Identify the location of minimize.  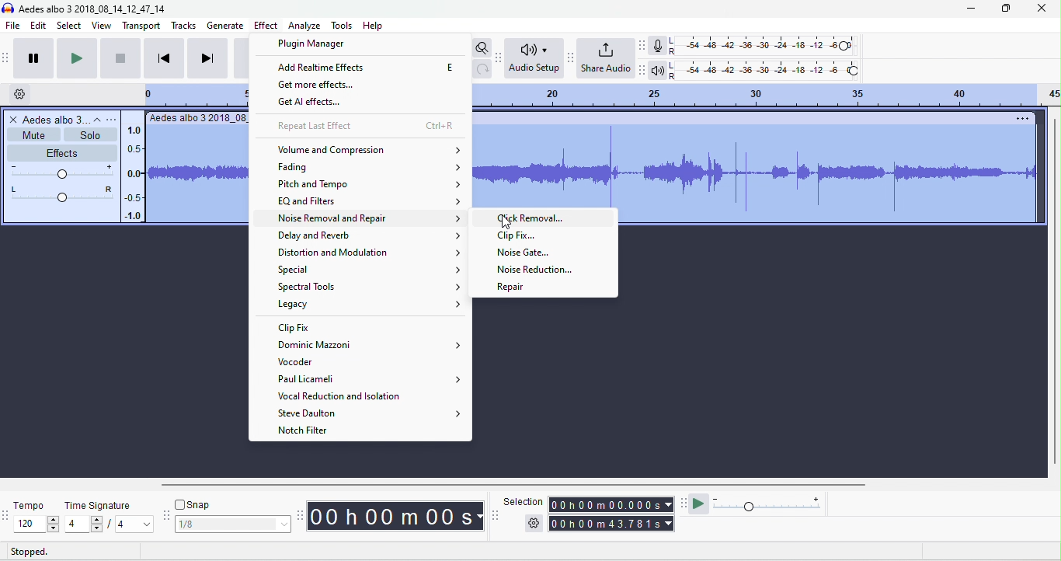
(970, 9).